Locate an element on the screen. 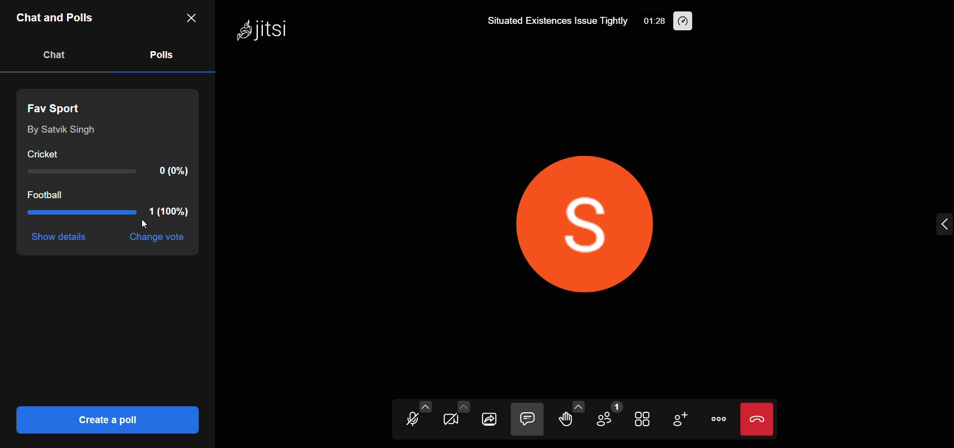  Situated Existences Issue Tightly is located at coordinates (555, 21).